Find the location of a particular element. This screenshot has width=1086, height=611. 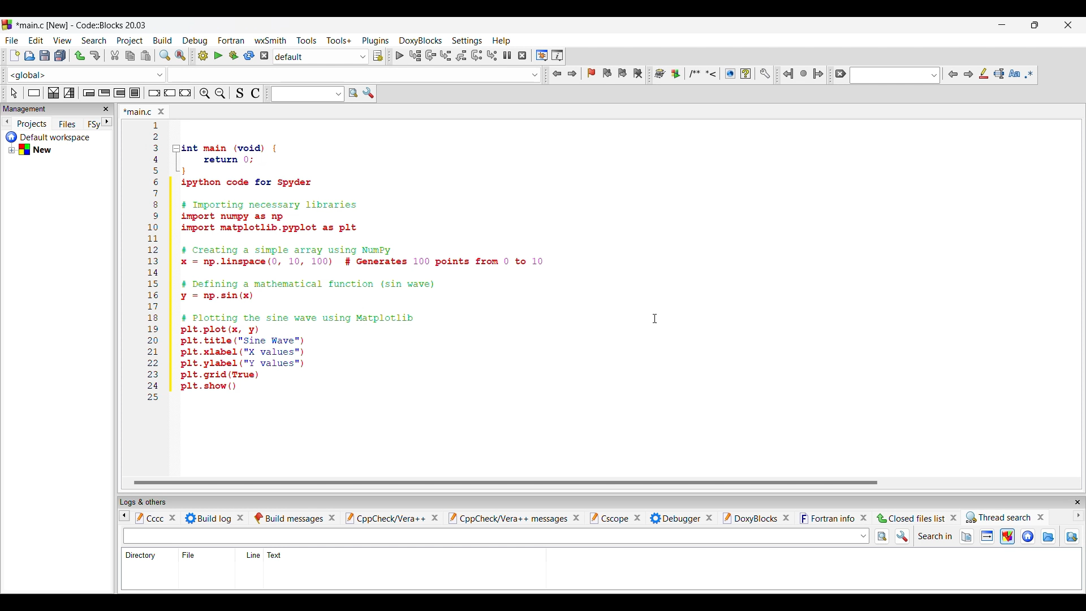

 is located at coordinates (142, 517).